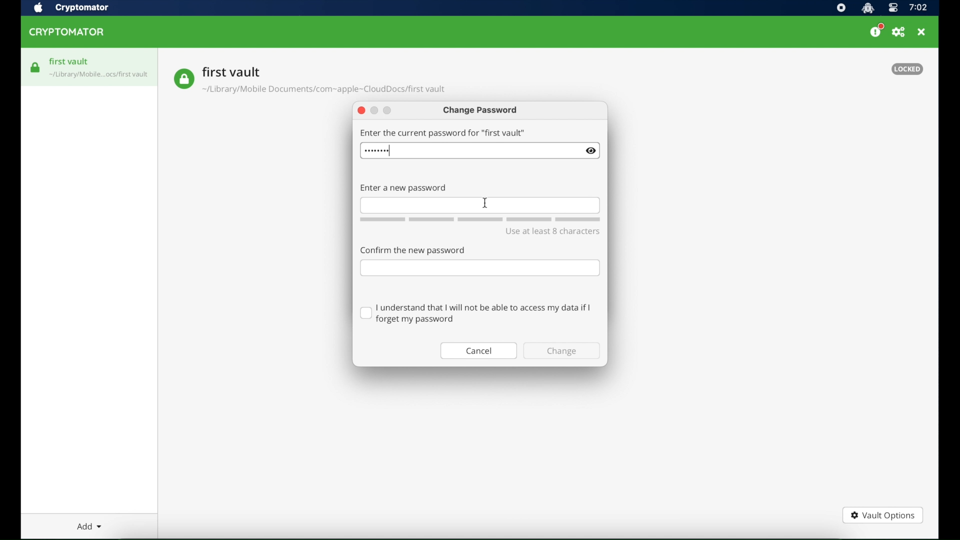 This screenshot has height=540, width=960. I want to click on minimize, so click(375, 111).